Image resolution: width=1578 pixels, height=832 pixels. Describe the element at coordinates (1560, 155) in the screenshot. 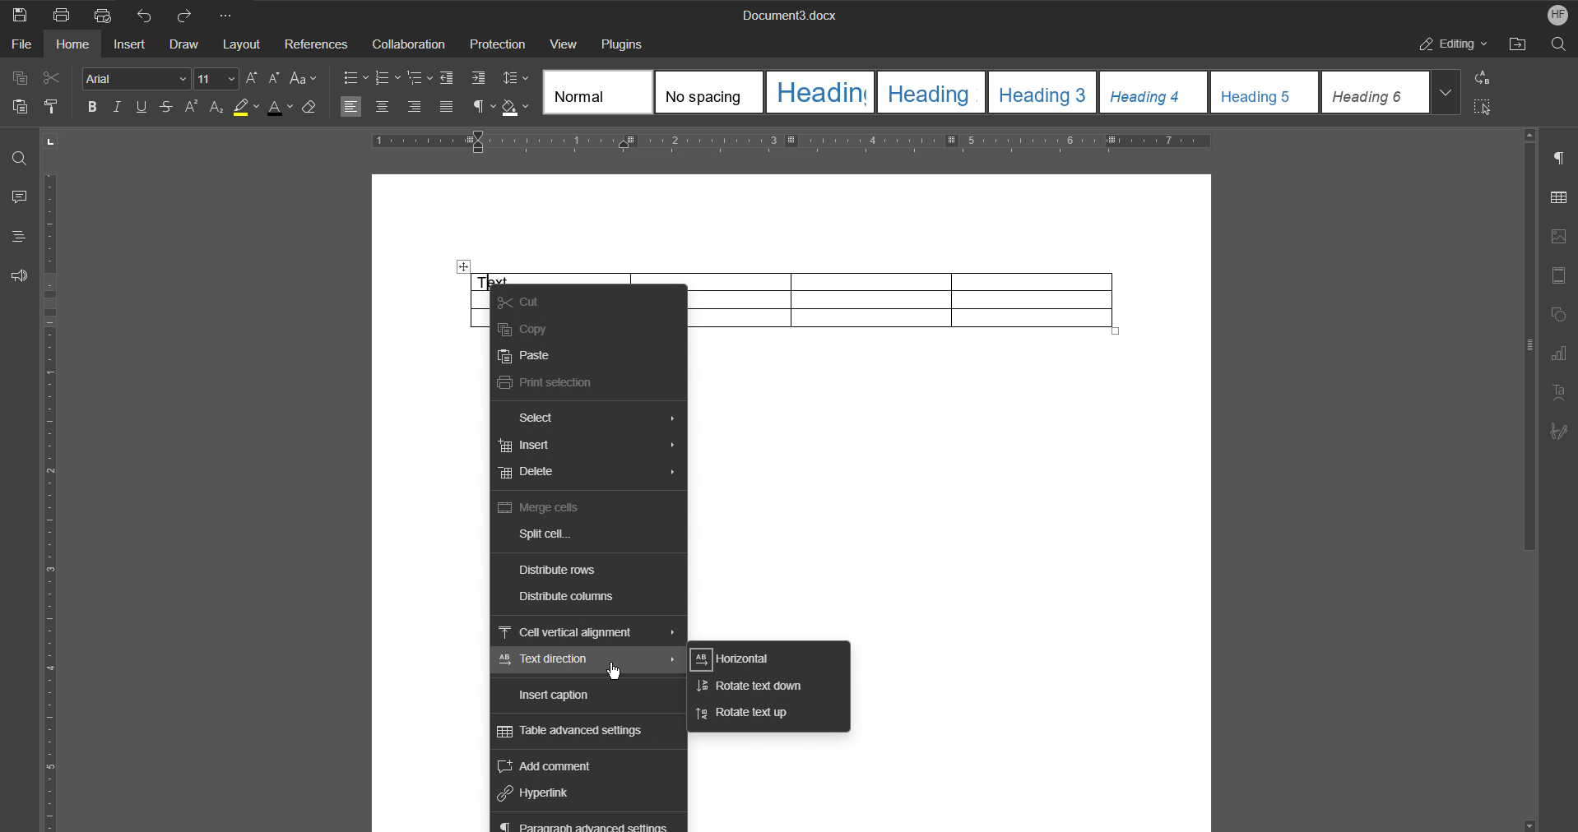

I see `Paragraph Settings` at that location.